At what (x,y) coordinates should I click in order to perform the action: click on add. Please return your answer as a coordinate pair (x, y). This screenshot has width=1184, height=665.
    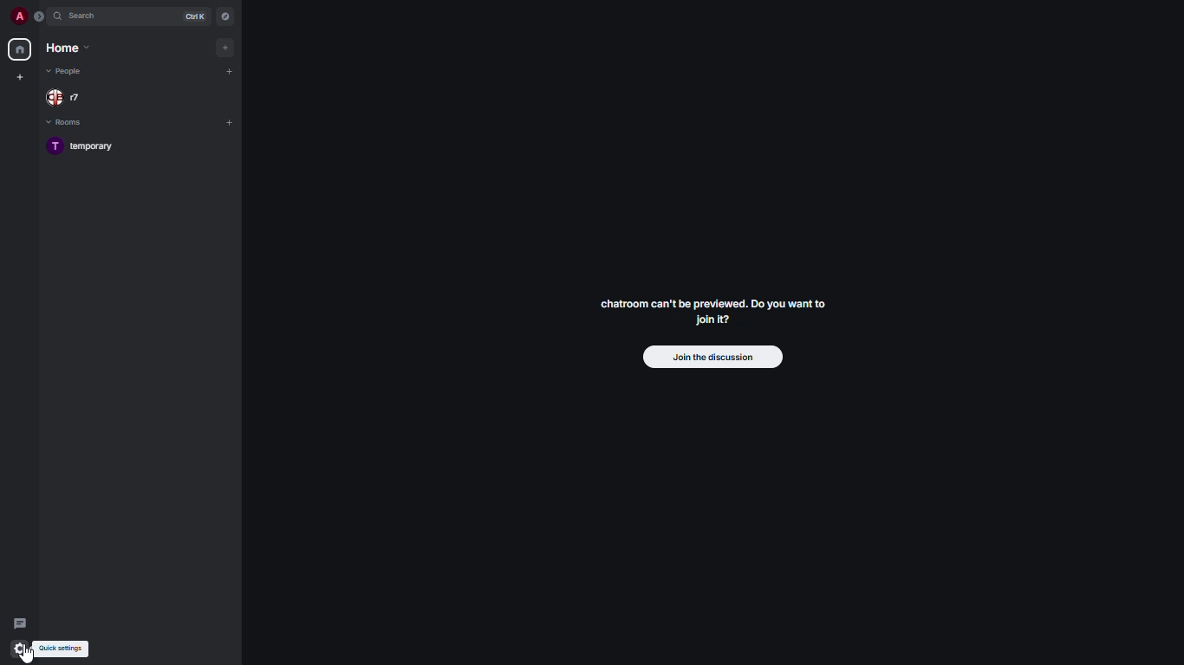
    Looking at the image, I should click on (230, 123).